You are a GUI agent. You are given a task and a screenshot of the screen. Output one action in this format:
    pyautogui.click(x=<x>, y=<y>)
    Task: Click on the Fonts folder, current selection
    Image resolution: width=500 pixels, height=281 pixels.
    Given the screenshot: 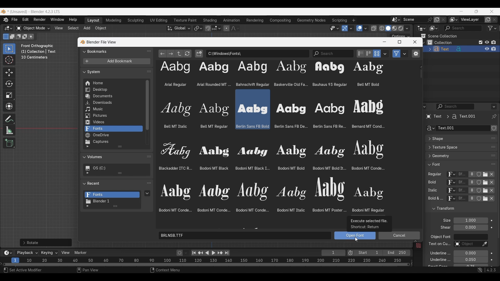 What is the action you would take?
    pyautogui.click(x=113, y=129)
    